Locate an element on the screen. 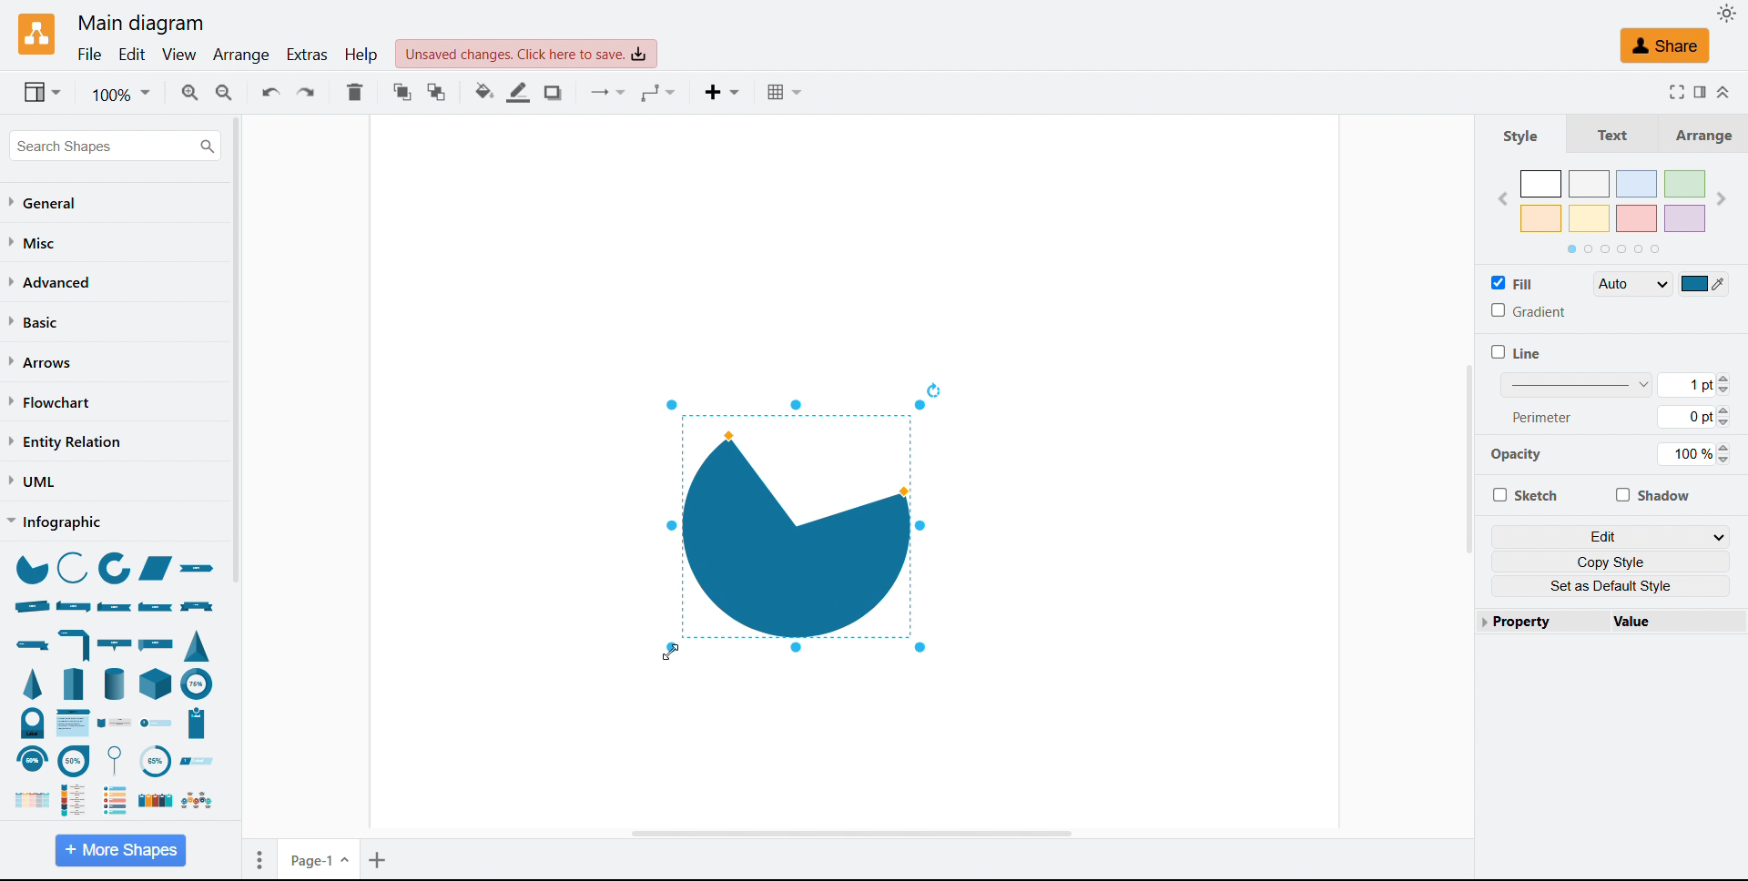 This screenshot has height=881, width=1748. fill colour  is located at coordinates (1704, 283).